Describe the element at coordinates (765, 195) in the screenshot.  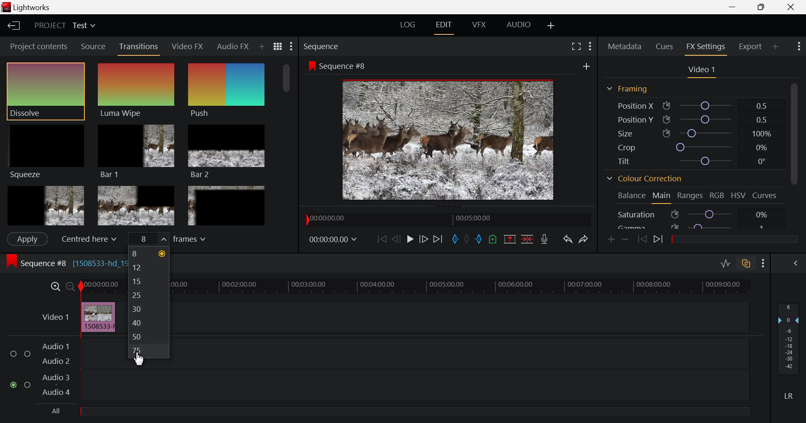
I see `Curves` at that location.